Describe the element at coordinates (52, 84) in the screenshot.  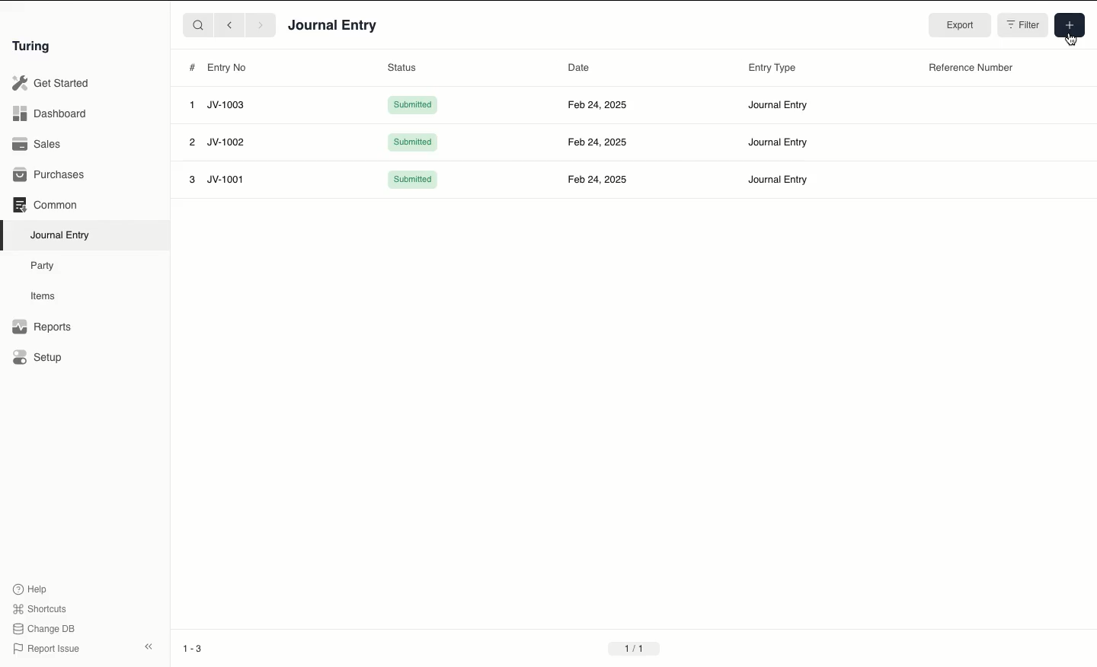
I see `Get Started` at that location.